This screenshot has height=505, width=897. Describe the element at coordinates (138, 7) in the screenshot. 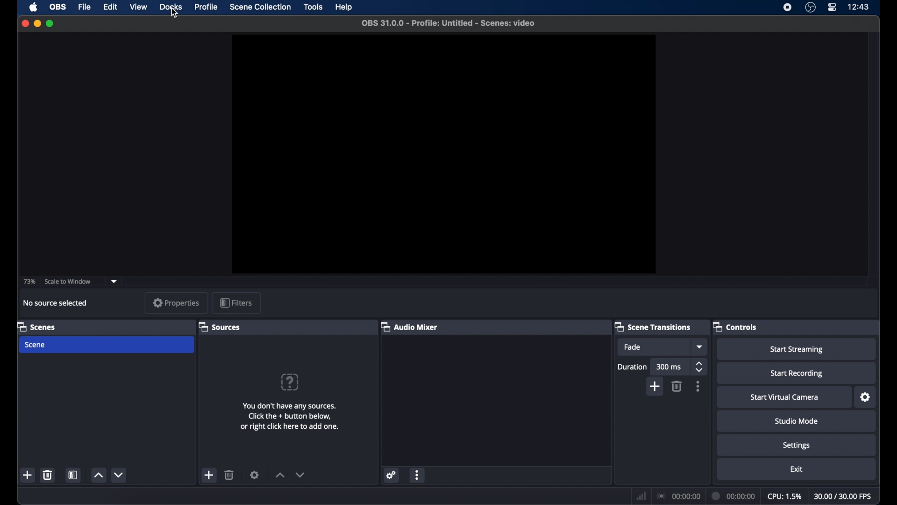

I see `view` at that location.